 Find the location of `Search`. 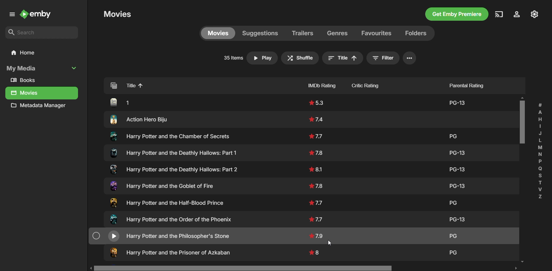

Search is located at coordinates (42, 33).